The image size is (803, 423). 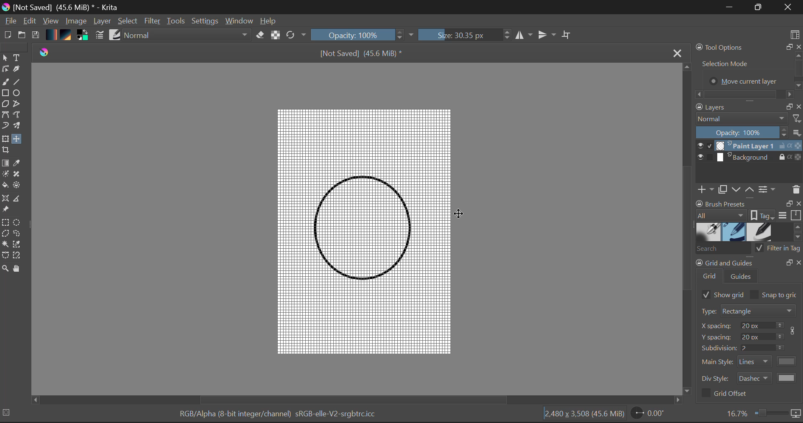 What do you see at coordinates (5, 93) in the screenshot?
I see `Rectangle` at bounding box center [5, 93].